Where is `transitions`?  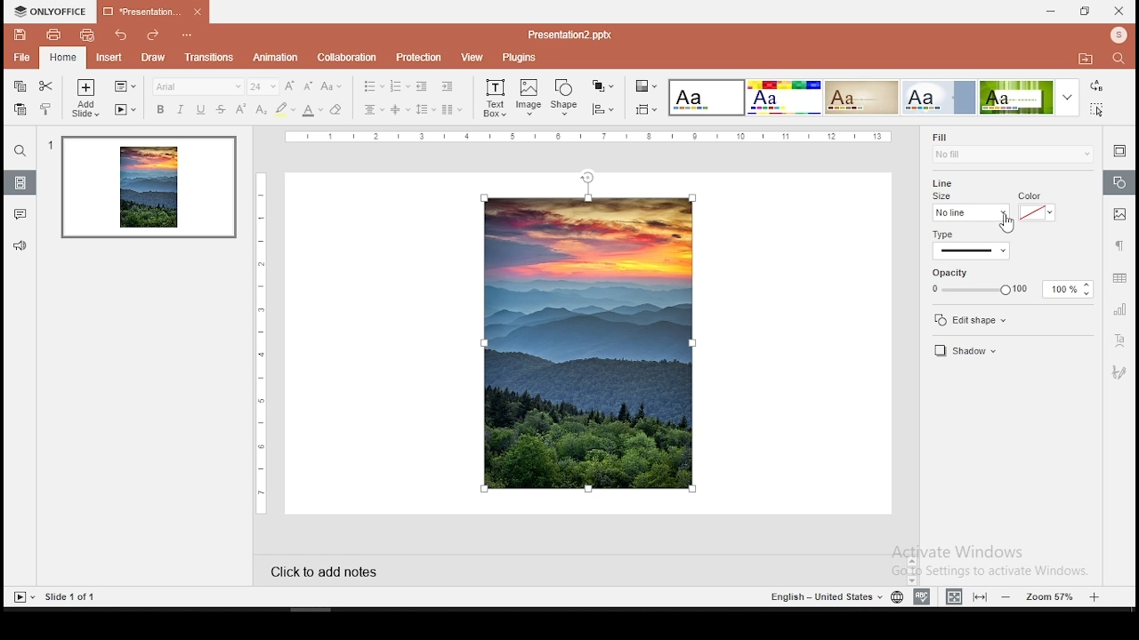
transitions is located at coordinates (209, 59).